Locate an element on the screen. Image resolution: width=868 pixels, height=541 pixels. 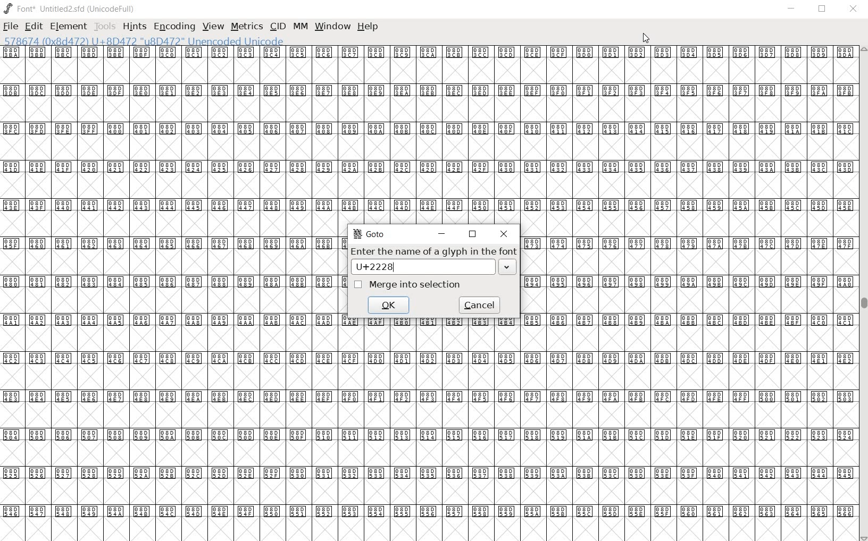
tools is located at coordinates (104, 27).